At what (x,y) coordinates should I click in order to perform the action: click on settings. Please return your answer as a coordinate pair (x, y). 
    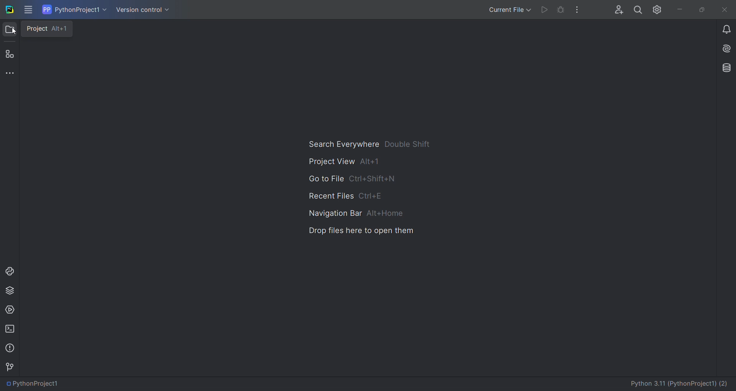
    Looking at the image, I should click on (655, 11).